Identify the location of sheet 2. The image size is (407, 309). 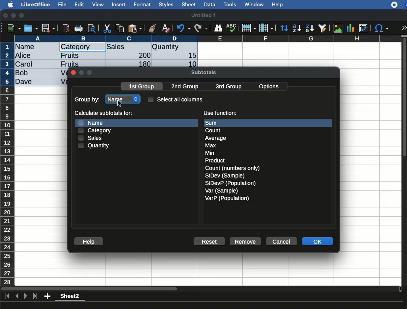
(70, 297).